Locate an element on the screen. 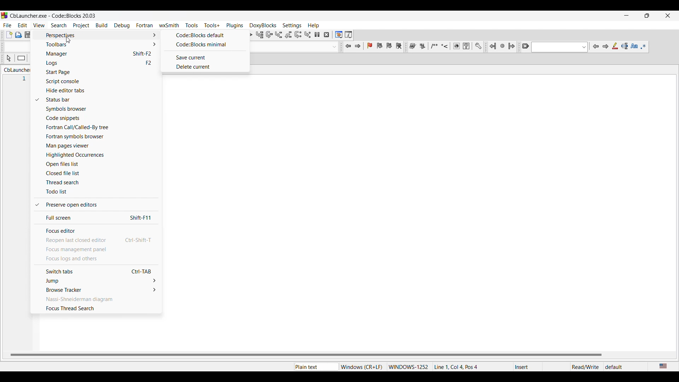 This screenshot has height=382, width=679. Switch tabs is located at coordinates (97, 271).